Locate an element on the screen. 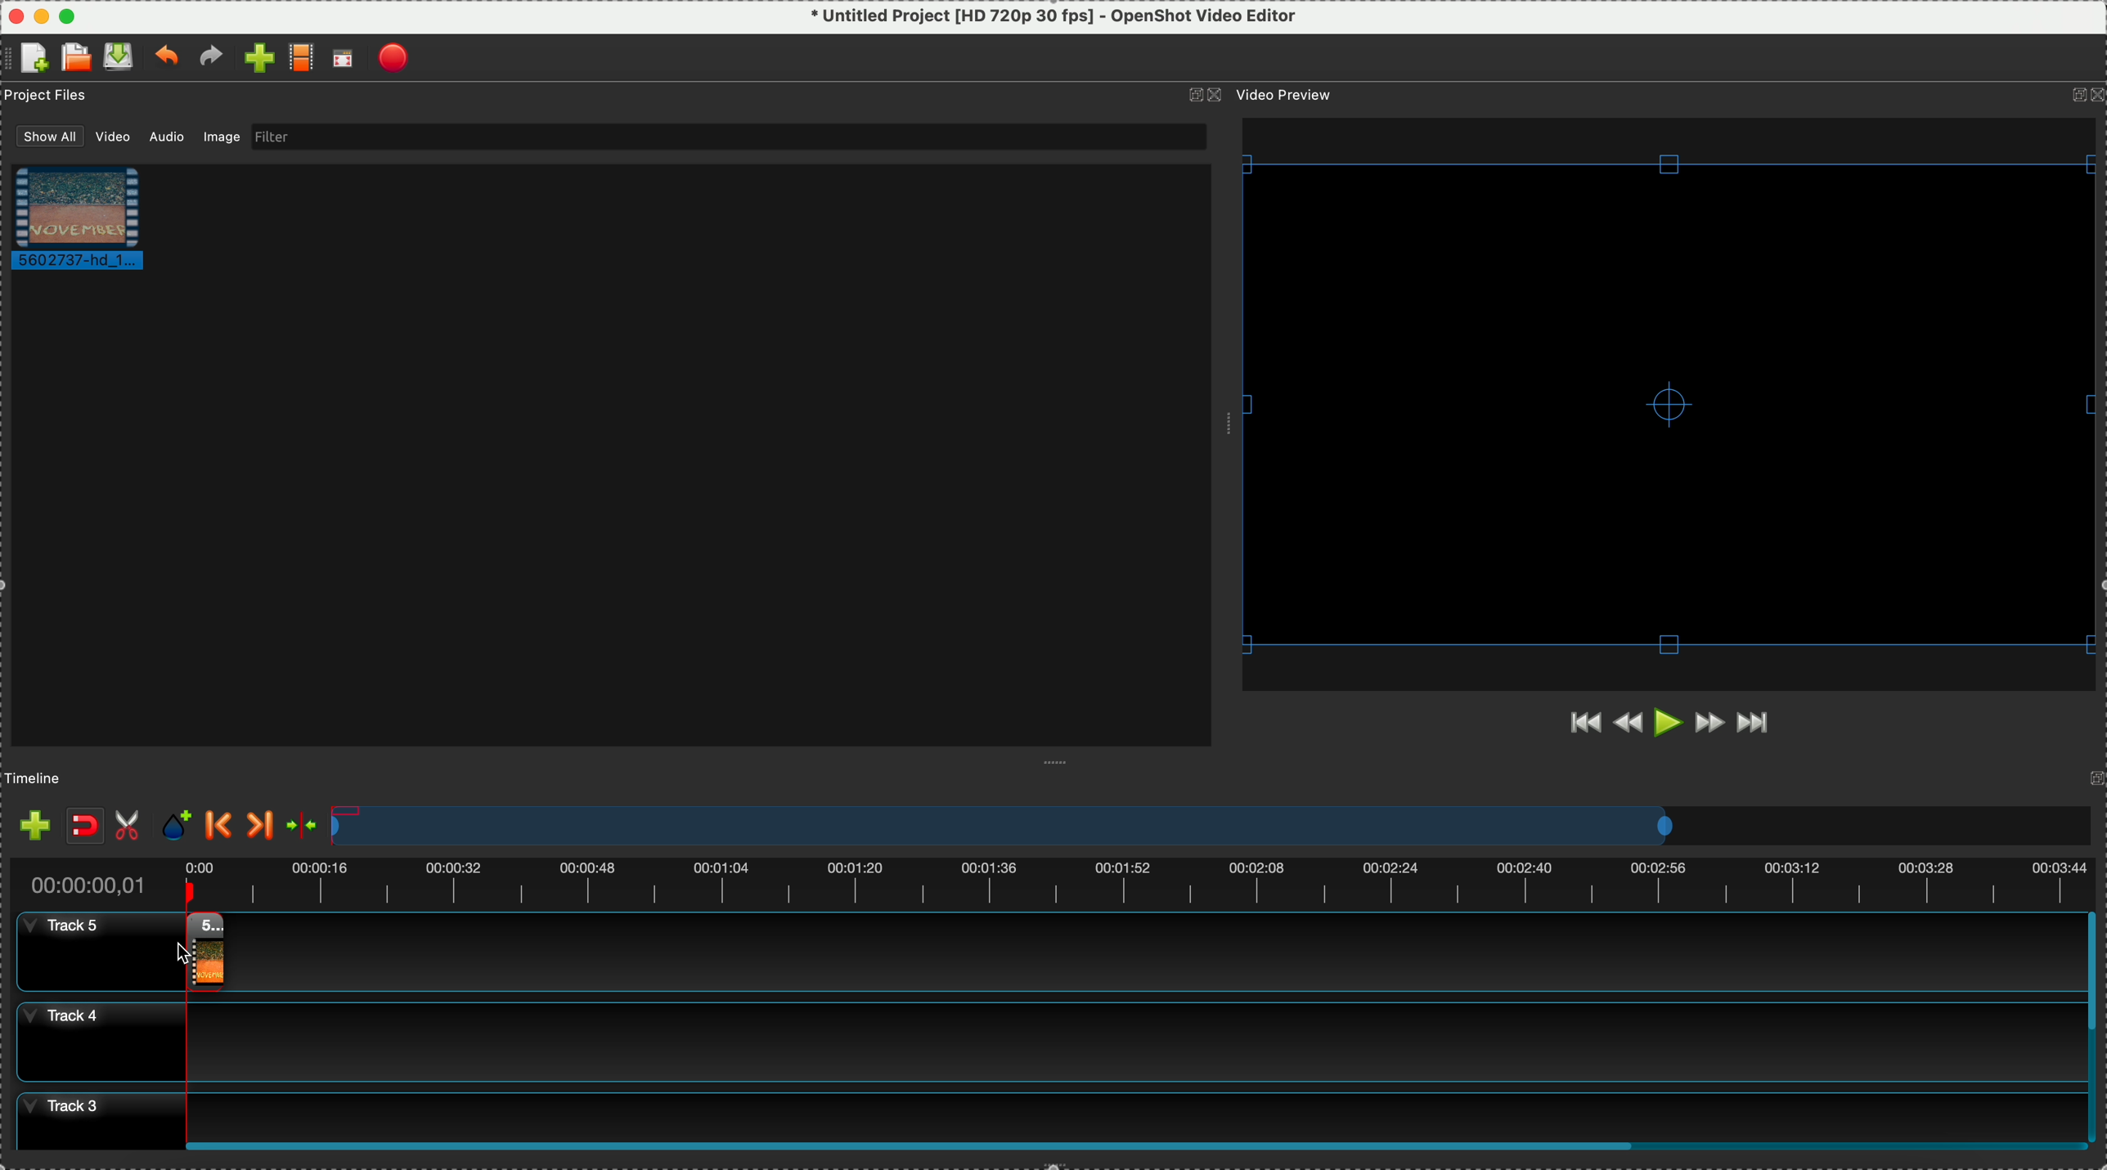  add mark is located at coordinates (180, 825).